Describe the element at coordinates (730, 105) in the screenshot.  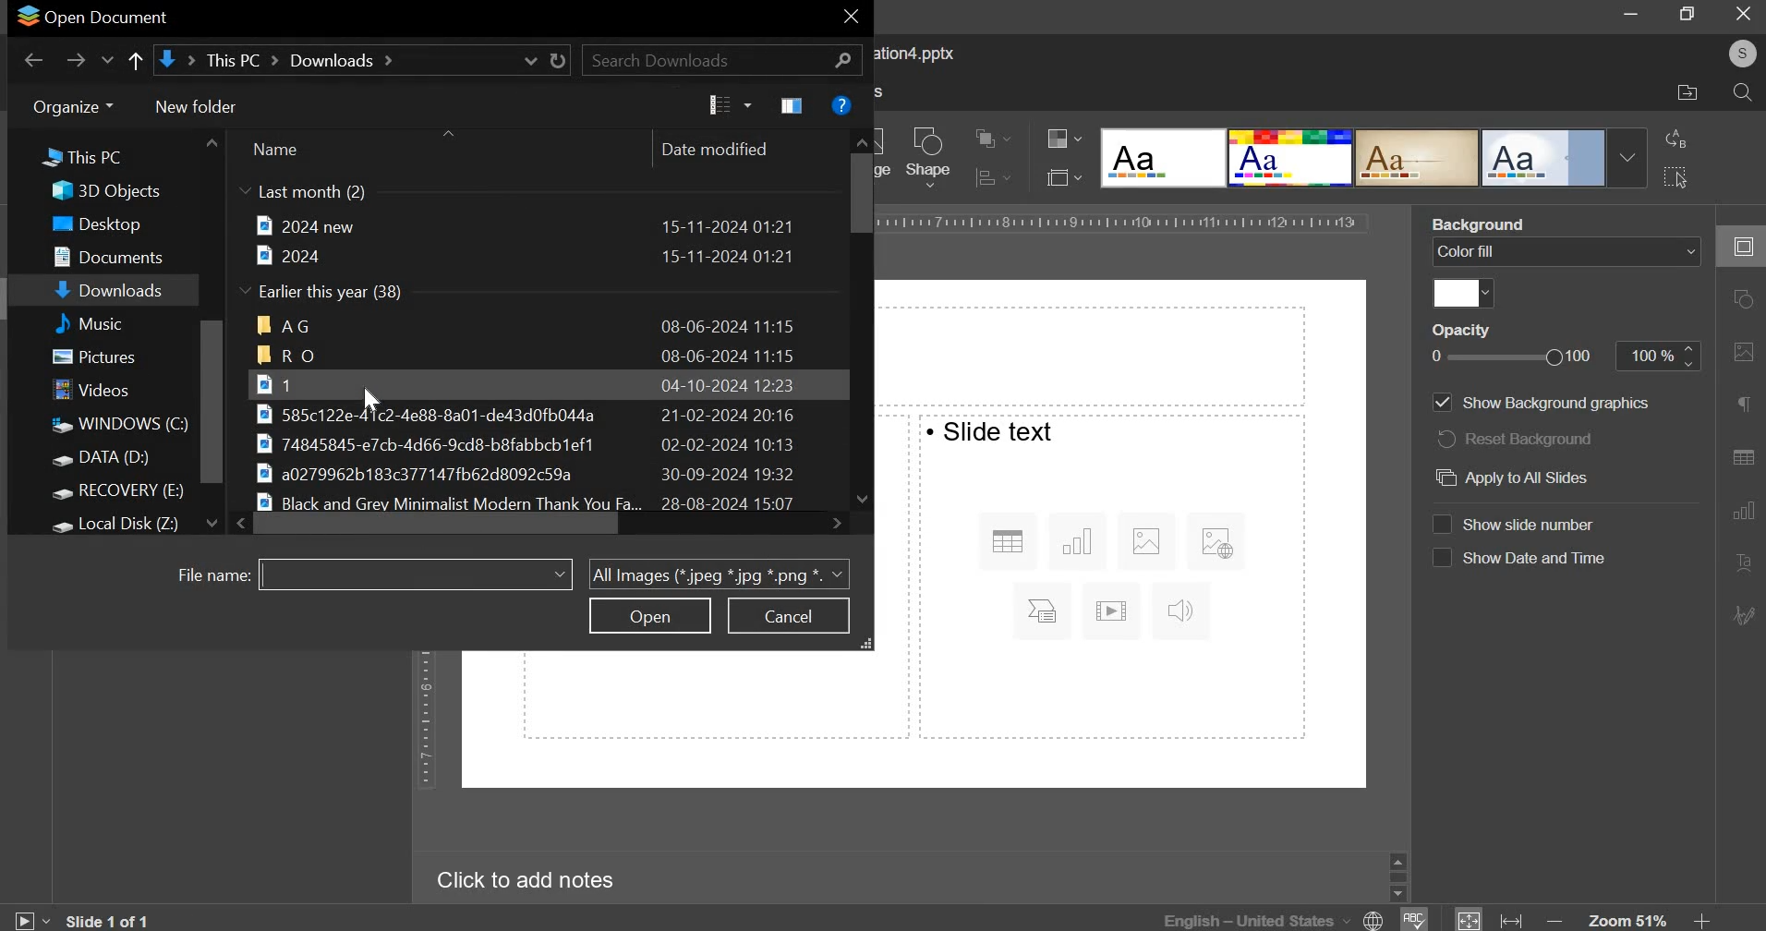
I see `sort` at that location.